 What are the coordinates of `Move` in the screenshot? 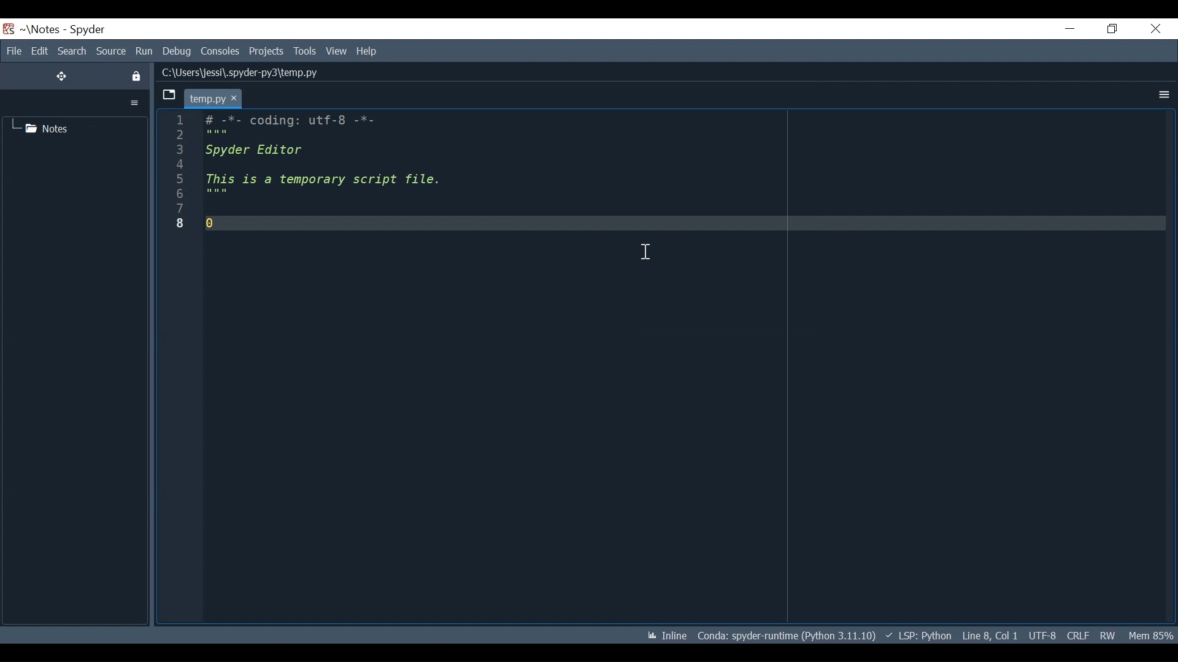 It's located at (62, 76).